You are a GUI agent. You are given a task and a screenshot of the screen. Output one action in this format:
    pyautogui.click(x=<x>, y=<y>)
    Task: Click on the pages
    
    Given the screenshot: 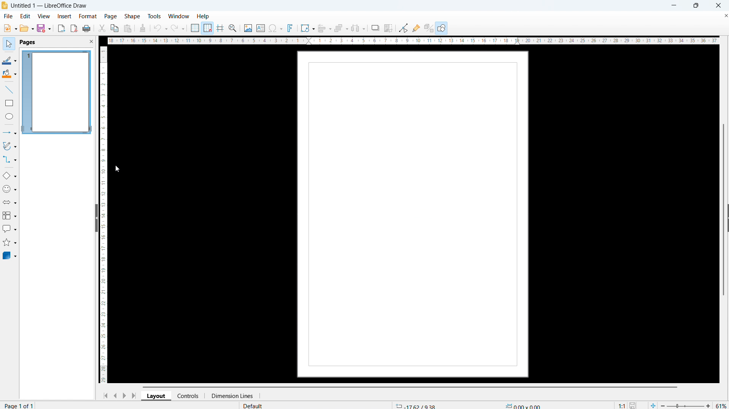 What is the action you would take?
    pyautogui.click(x=27, y=43)
    